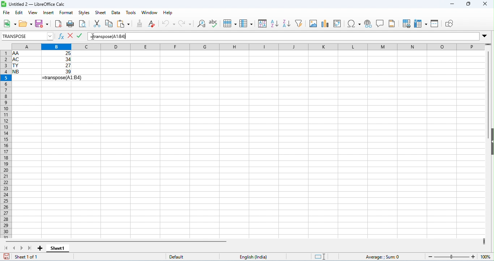  Describe the element at coordinates (7, 13) in the screenshot. I see `file` at that location.